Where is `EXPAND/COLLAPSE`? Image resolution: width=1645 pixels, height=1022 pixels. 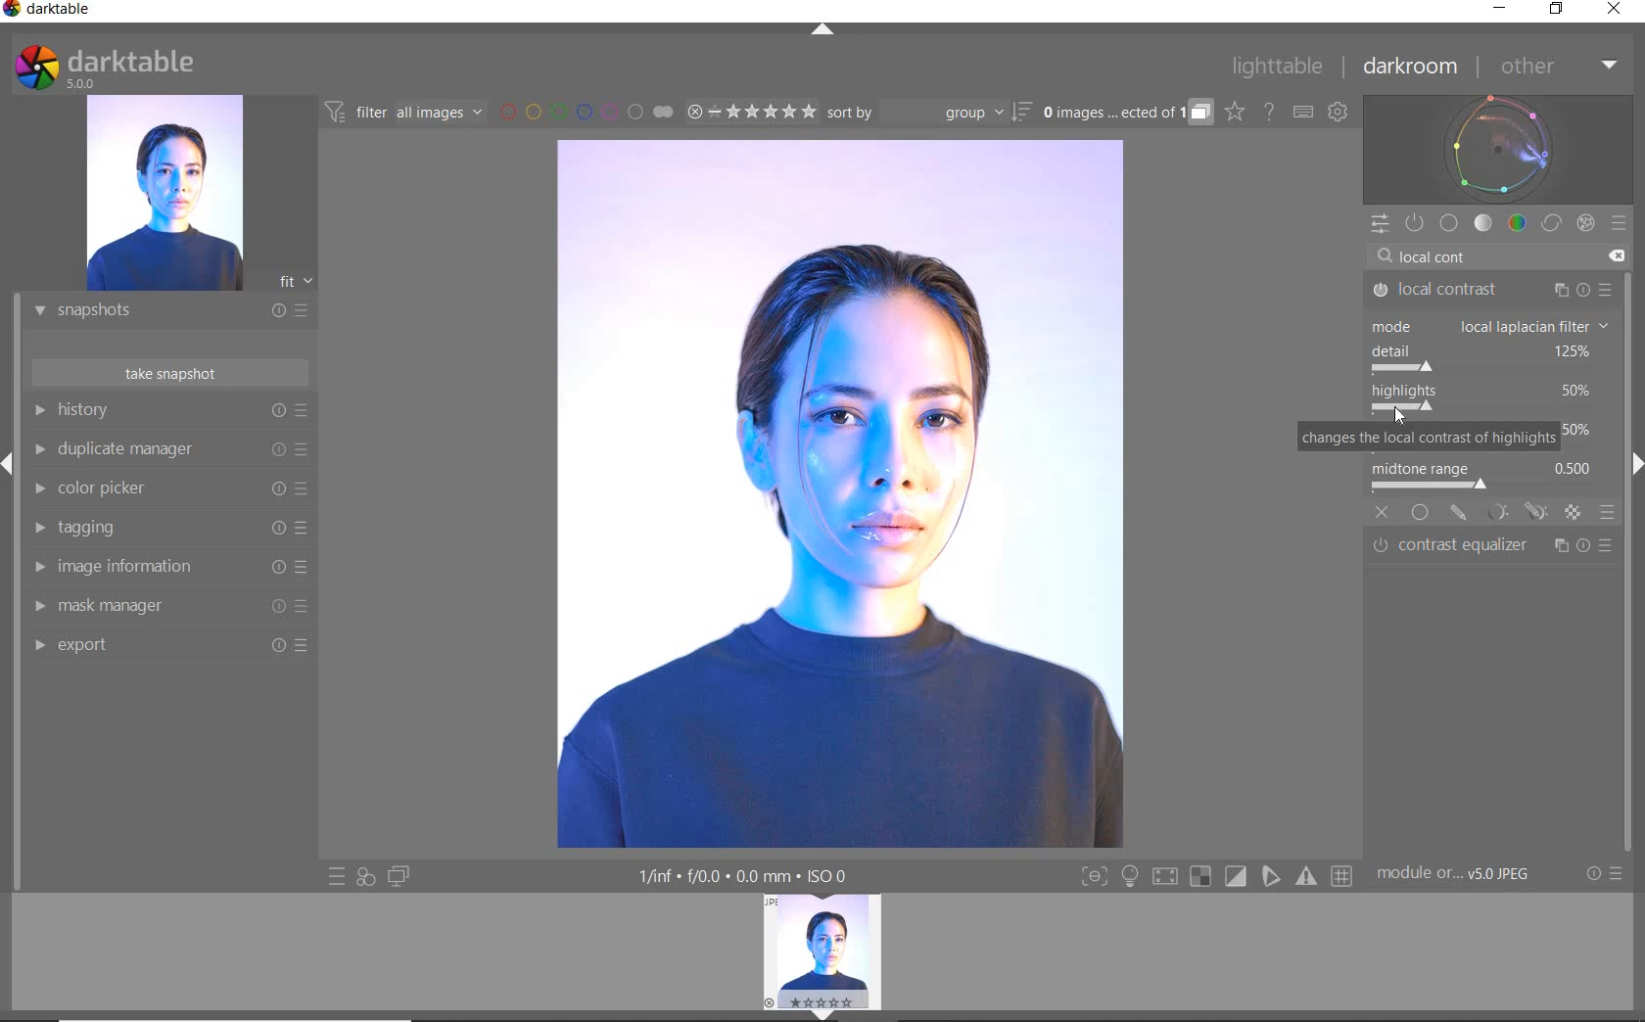
EXPAND/COLLAPSE is located at coordinates (825, 31).